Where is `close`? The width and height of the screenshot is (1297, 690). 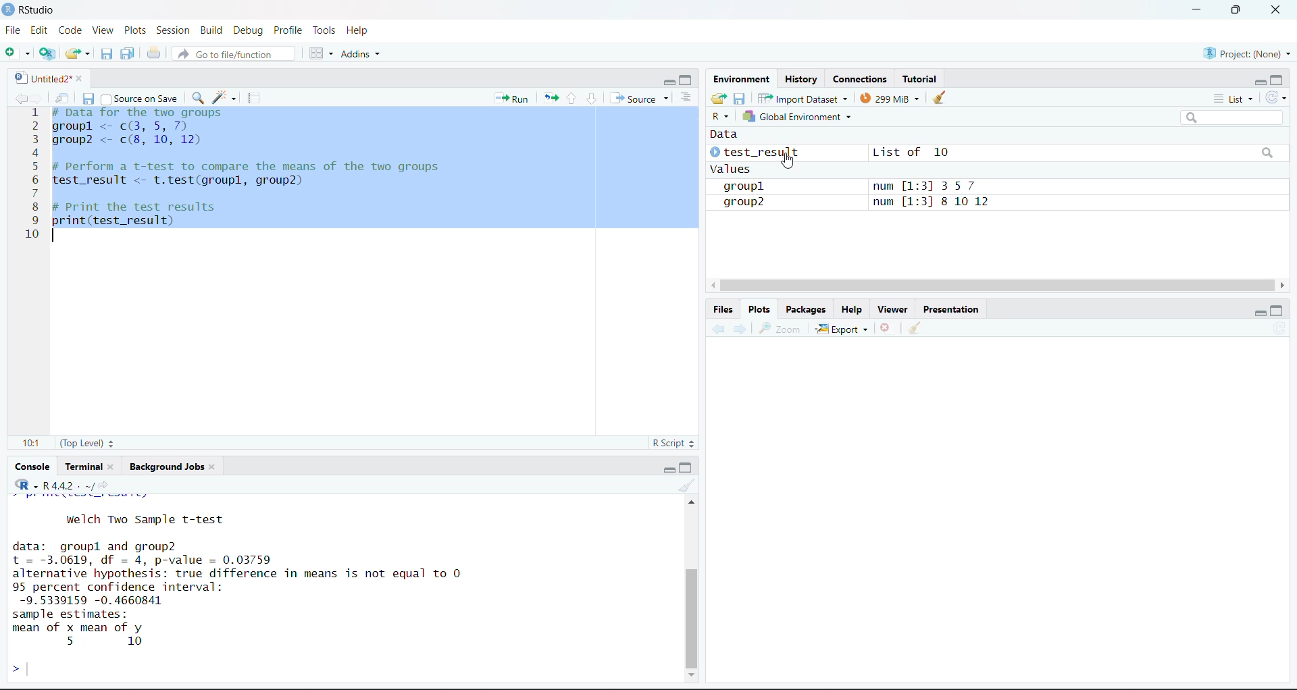
close is located at coordinates (82, 78).